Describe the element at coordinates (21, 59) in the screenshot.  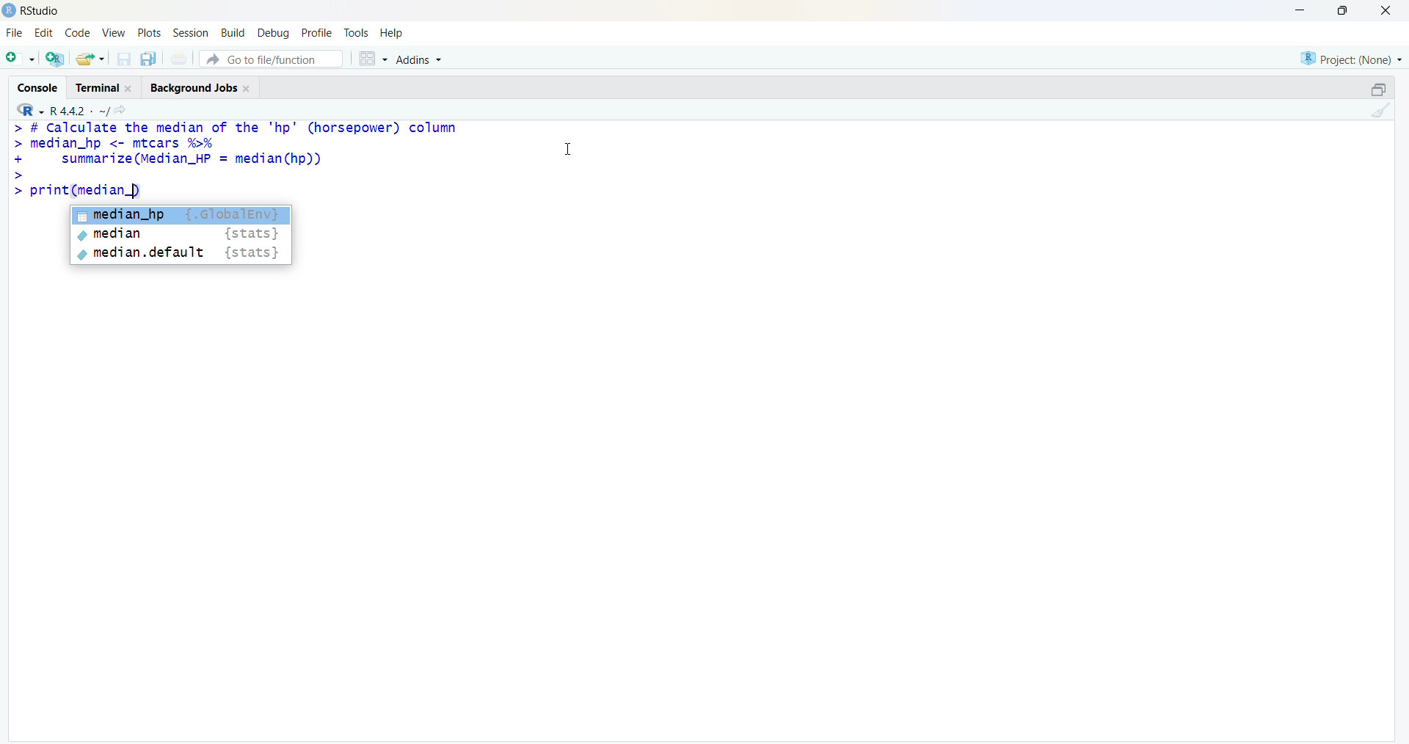
I see `open file as` at that location.